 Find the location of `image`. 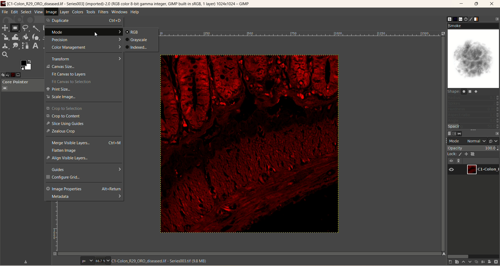

image is located at coordinates (14, 74).